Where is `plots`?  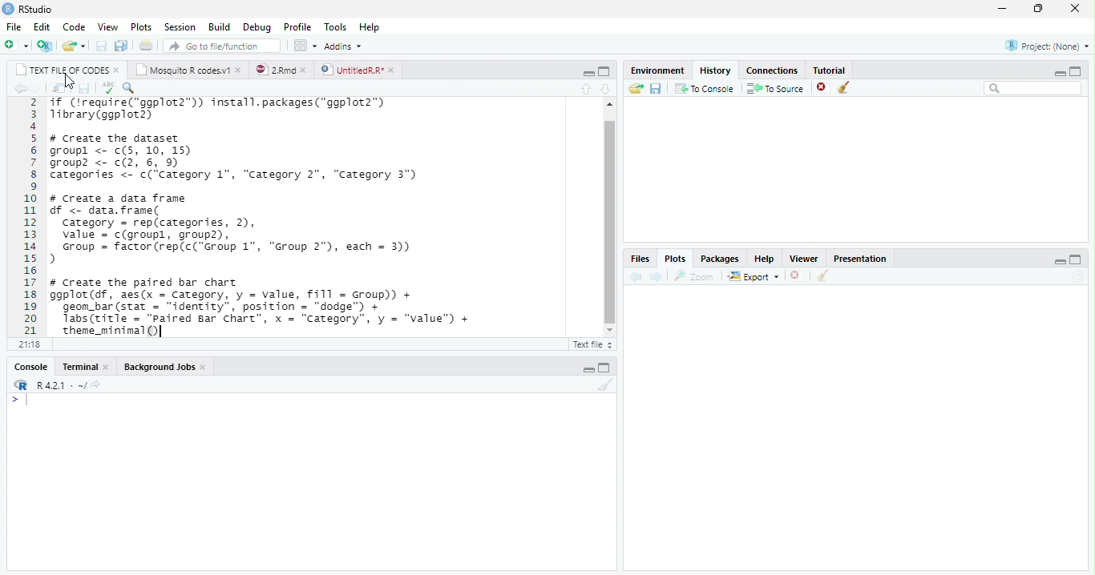
plots is located at coordinates (139, 26).